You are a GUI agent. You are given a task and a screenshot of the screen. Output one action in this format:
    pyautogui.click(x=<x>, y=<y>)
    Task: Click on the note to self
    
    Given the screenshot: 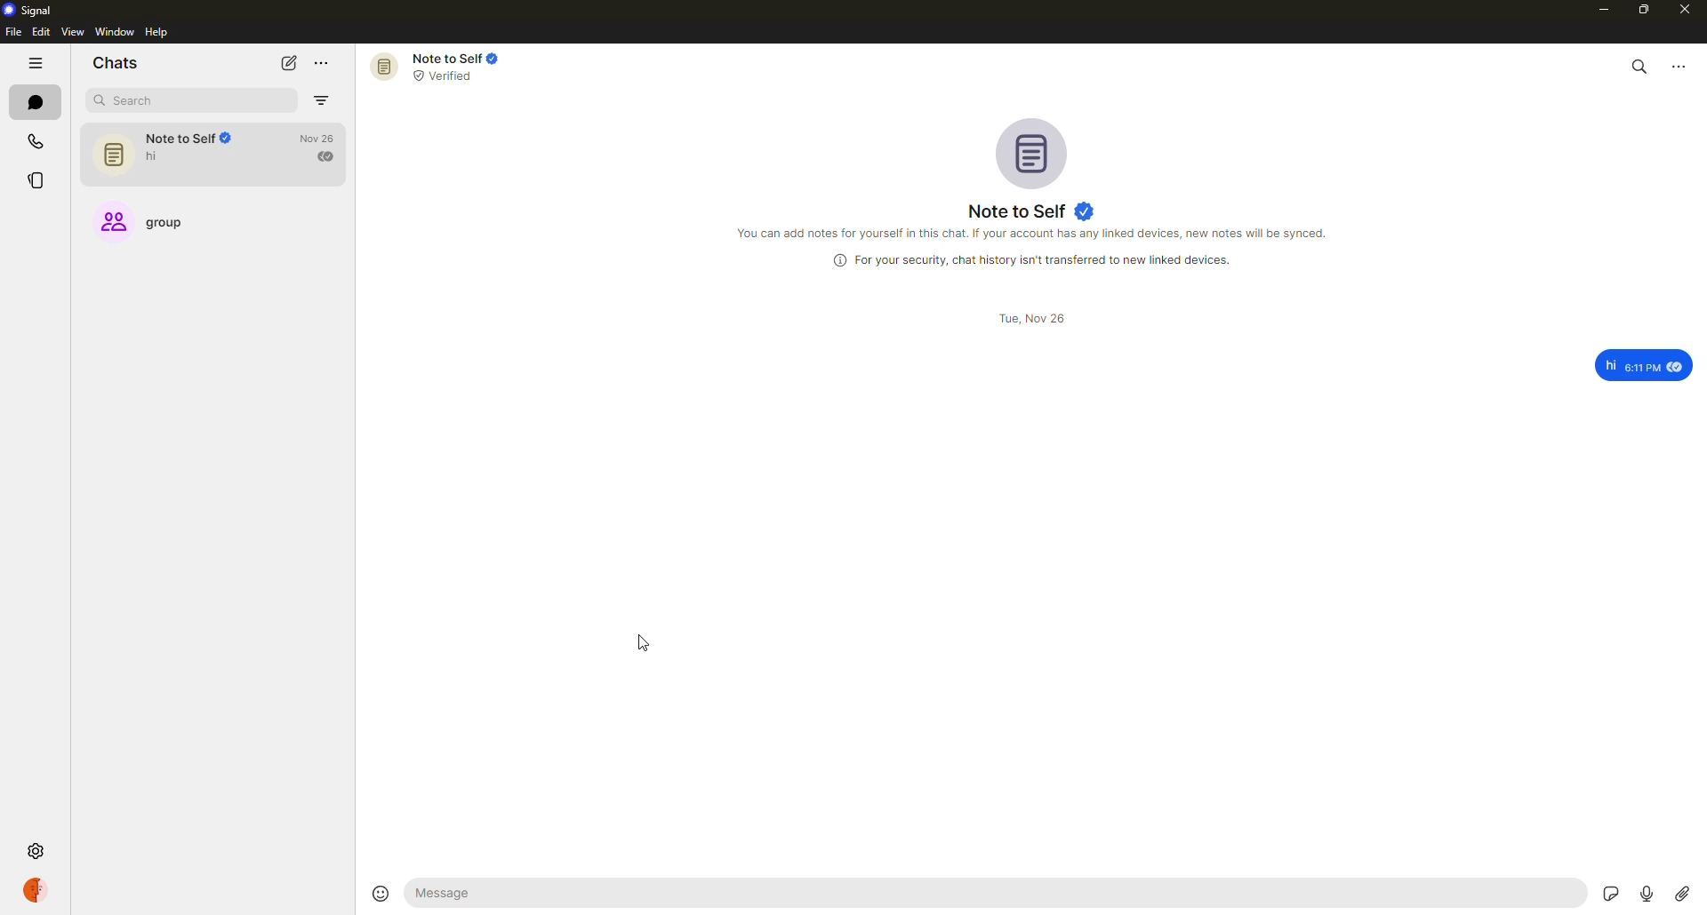 What is the action you would take?
    pyautogui.click(x=1032, y=210)
    